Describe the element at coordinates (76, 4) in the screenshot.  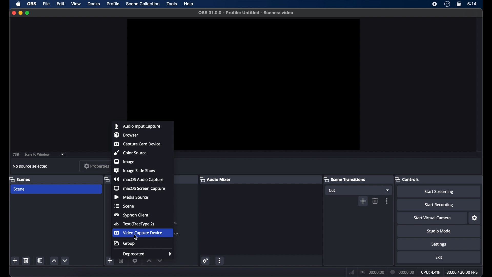
I see `view` at that location.